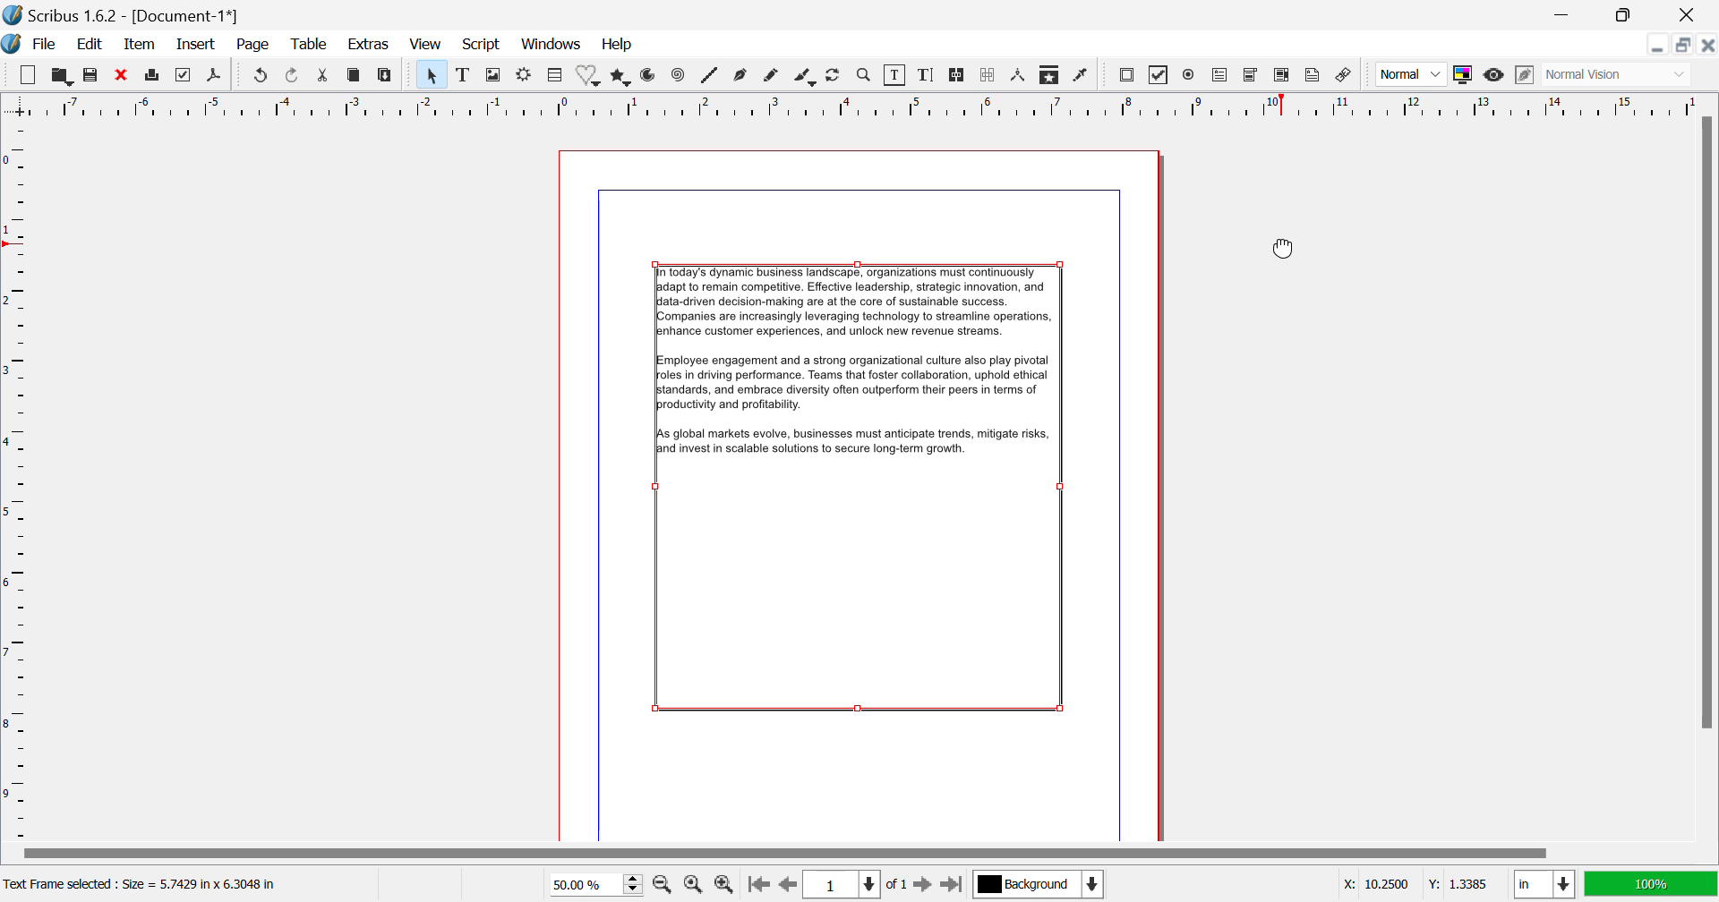 The width and height of the screenshot is (1719, 902). I want to click on Redo, so click(295, 75).